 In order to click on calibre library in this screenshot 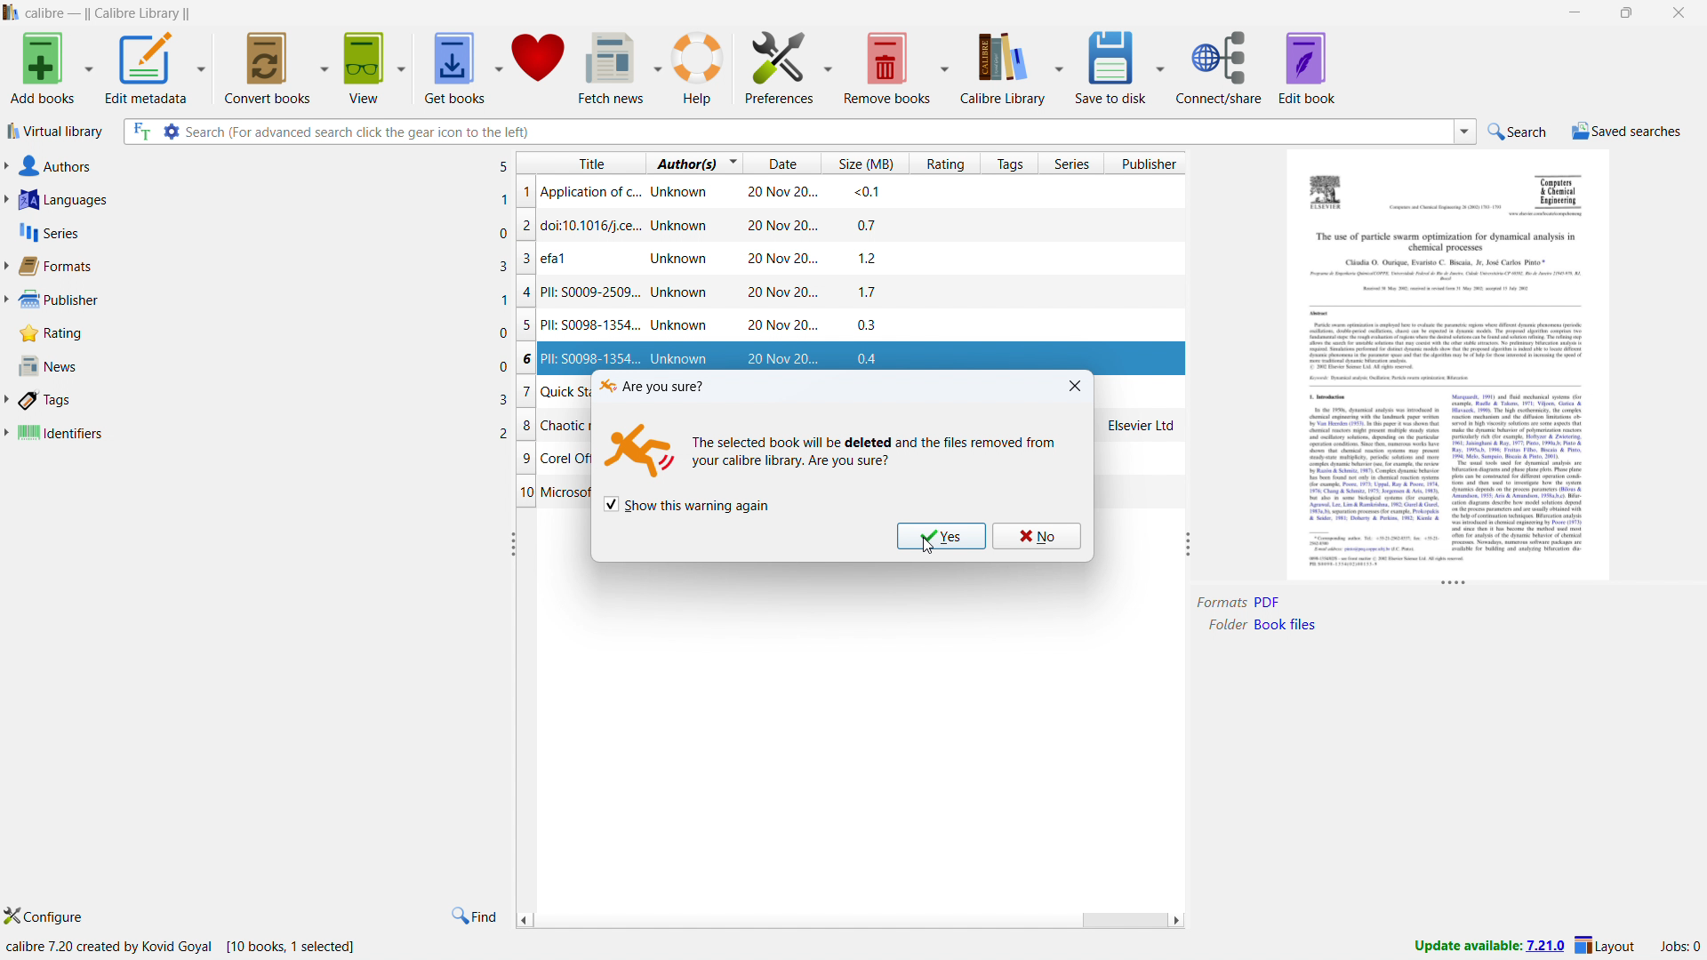, I will do `click(1004, 66)`.